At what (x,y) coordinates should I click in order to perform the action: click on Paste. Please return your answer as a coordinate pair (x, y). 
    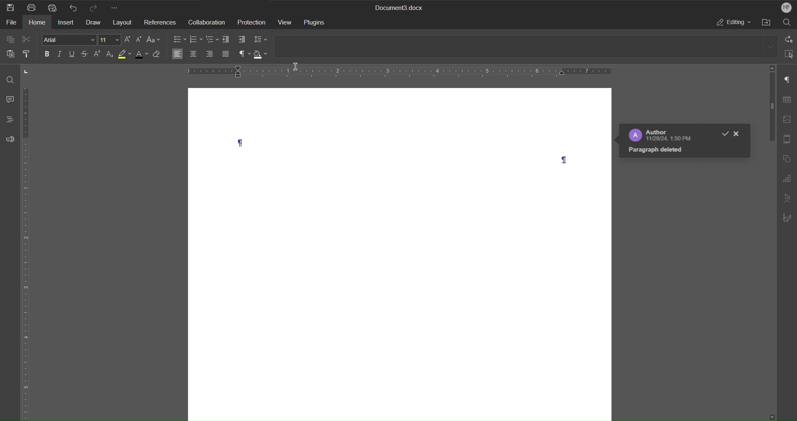
    Looking at the image, I should click on (12, 54).